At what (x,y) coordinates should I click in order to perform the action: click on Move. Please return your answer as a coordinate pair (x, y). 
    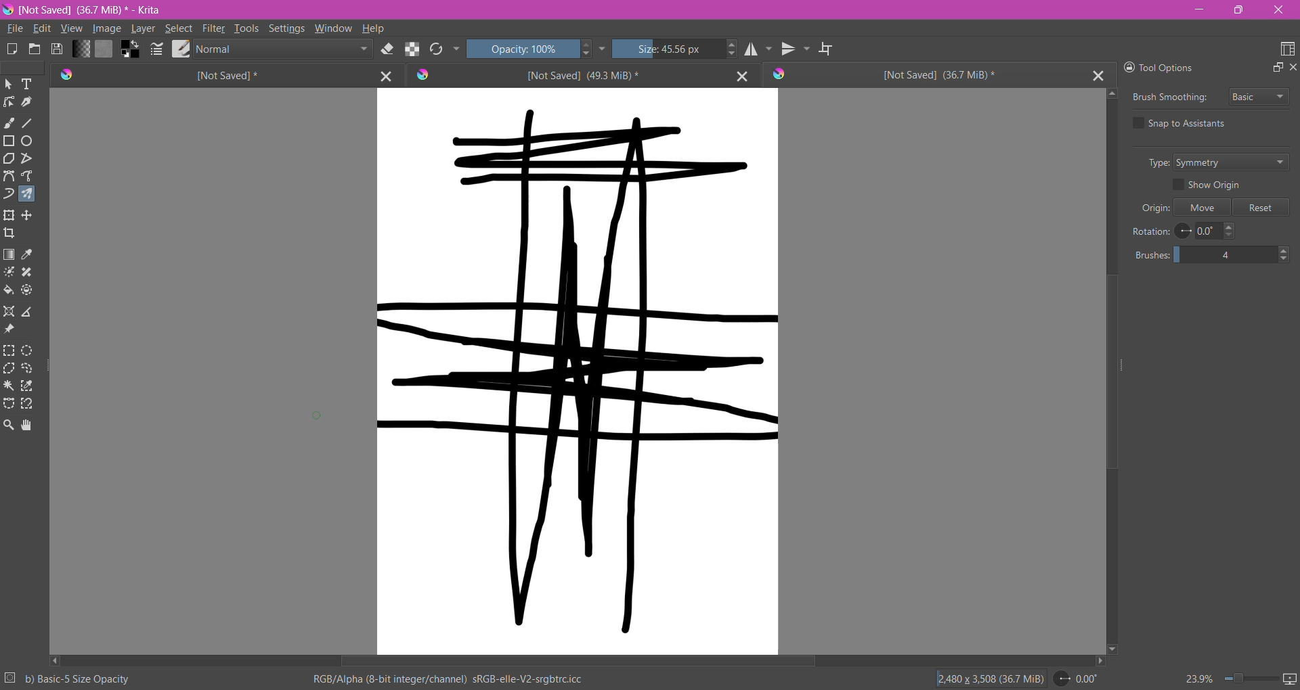
    Looking at the image, I should click on (1204, 209).